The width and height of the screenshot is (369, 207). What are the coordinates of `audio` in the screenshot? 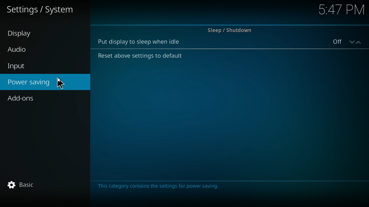 It's located at (31, 50).